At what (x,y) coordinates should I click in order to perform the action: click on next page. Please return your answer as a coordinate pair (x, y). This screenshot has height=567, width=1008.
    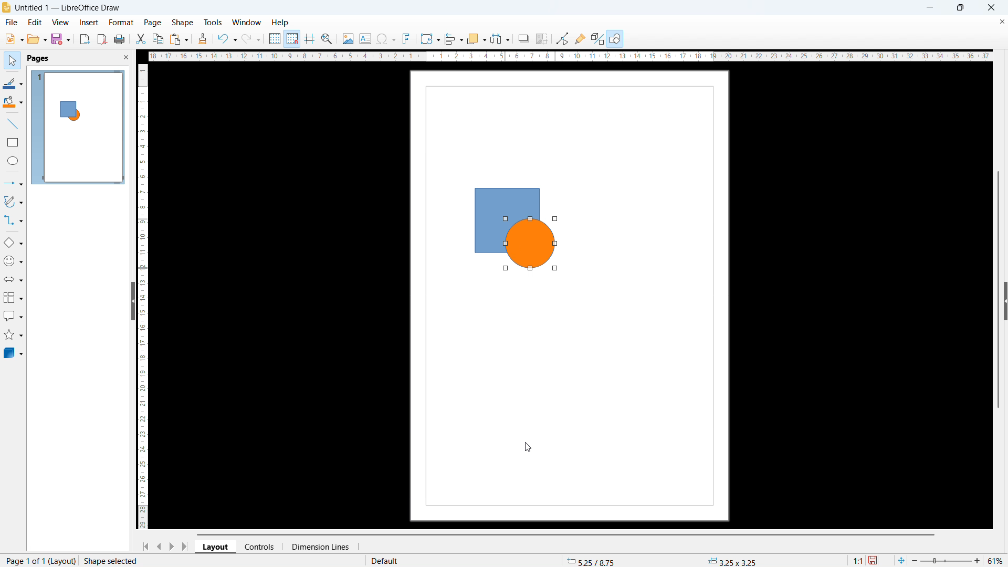
    Looking at the image, I should click on (171, 547).